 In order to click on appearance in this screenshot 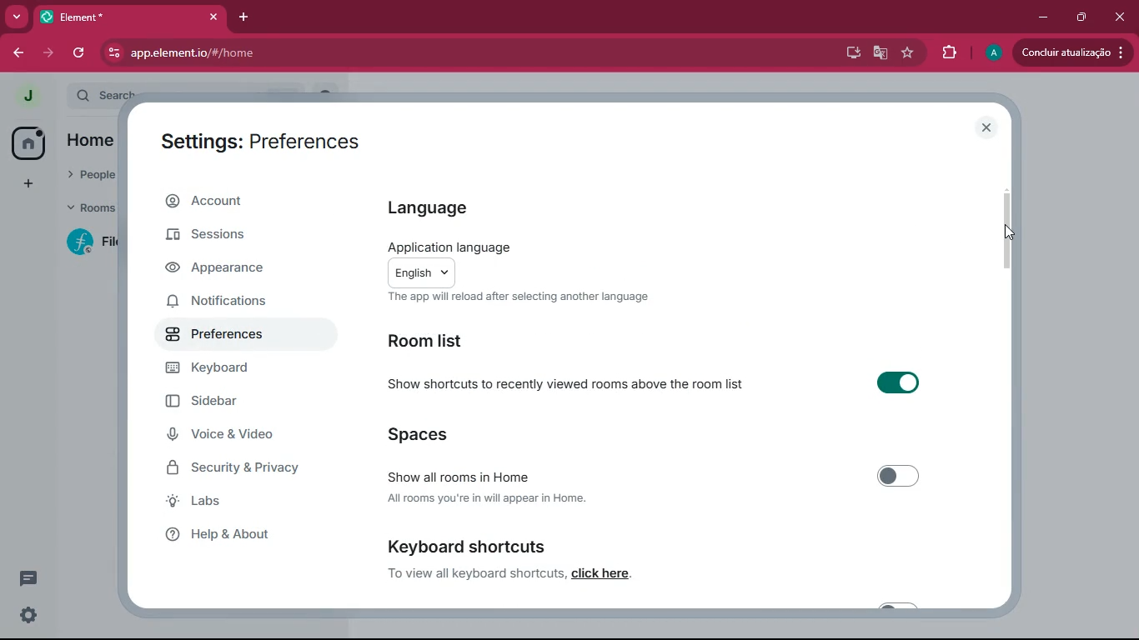, I will do `click(226, 271)`.